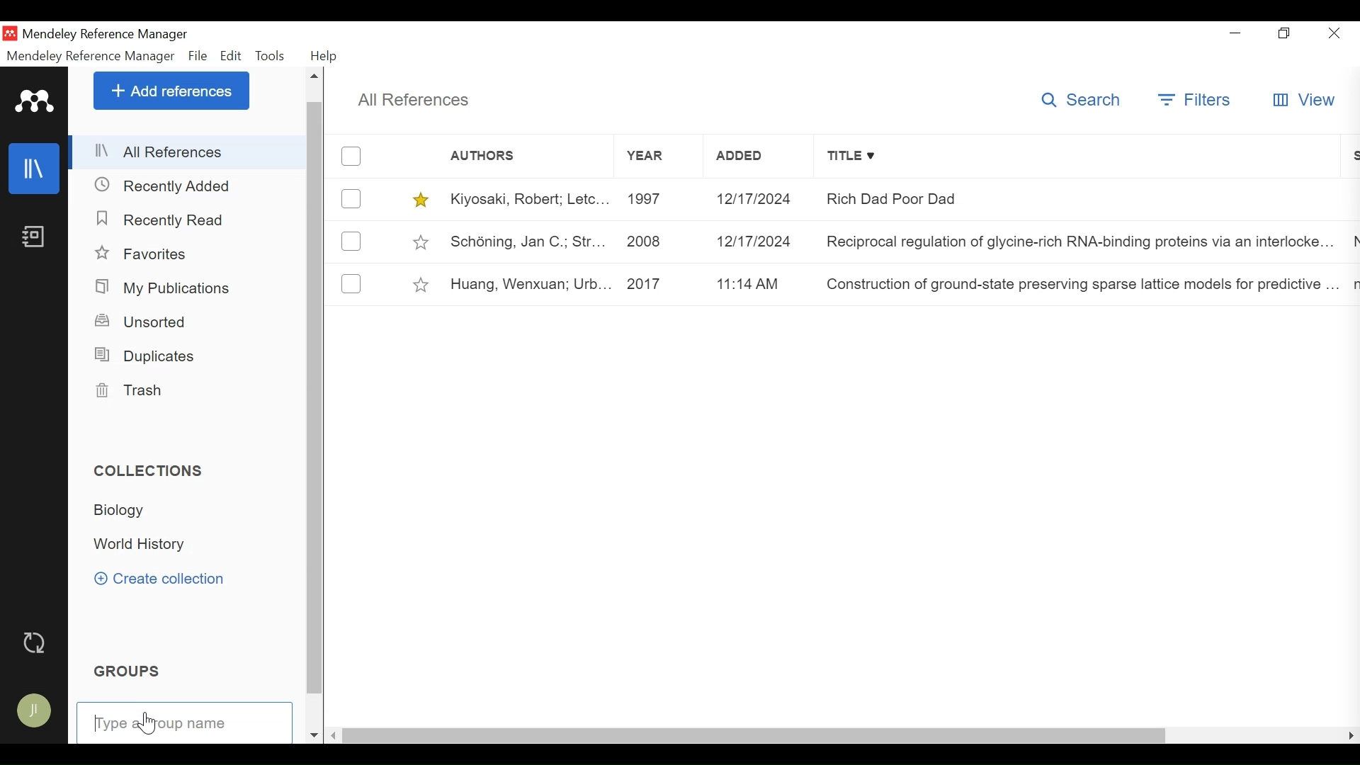 The height and width of the screenshot is (765, 1360). What do you see at coordinates (198, 56) in the screenshot?
I see `File` at bounding box center [198, 56].